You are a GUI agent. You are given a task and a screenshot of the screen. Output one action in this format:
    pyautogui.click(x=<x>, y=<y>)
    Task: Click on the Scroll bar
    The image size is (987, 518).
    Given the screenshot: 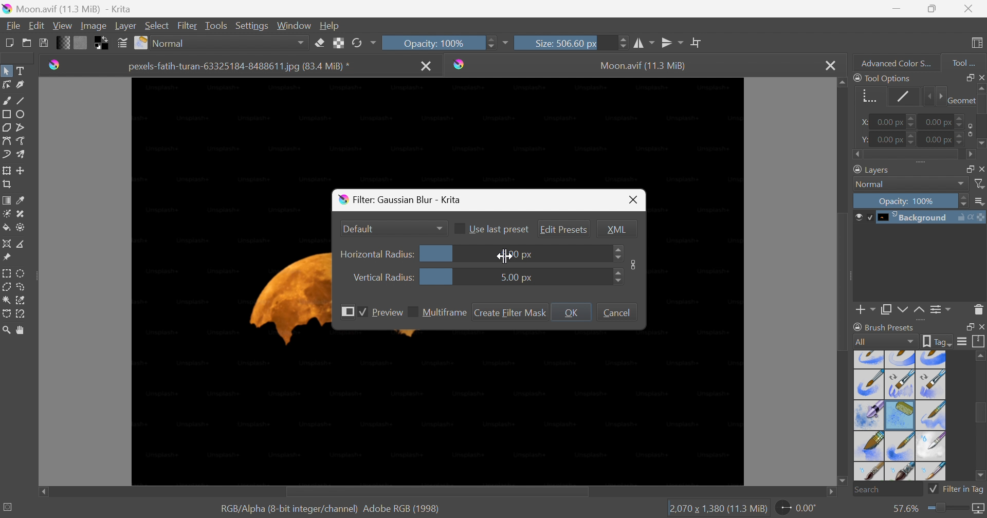 What is the action you would take?
    pyautogui.click(x=844, y=281)
    